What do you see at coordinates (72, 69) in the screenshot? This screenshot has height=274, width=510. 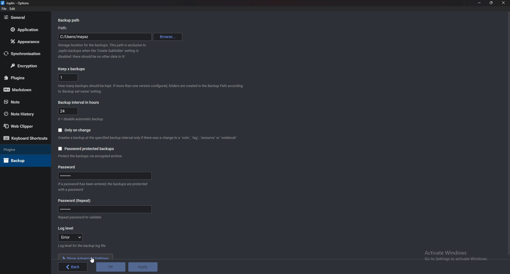 I see `Keep x backups` at bounding box center [72, 69].